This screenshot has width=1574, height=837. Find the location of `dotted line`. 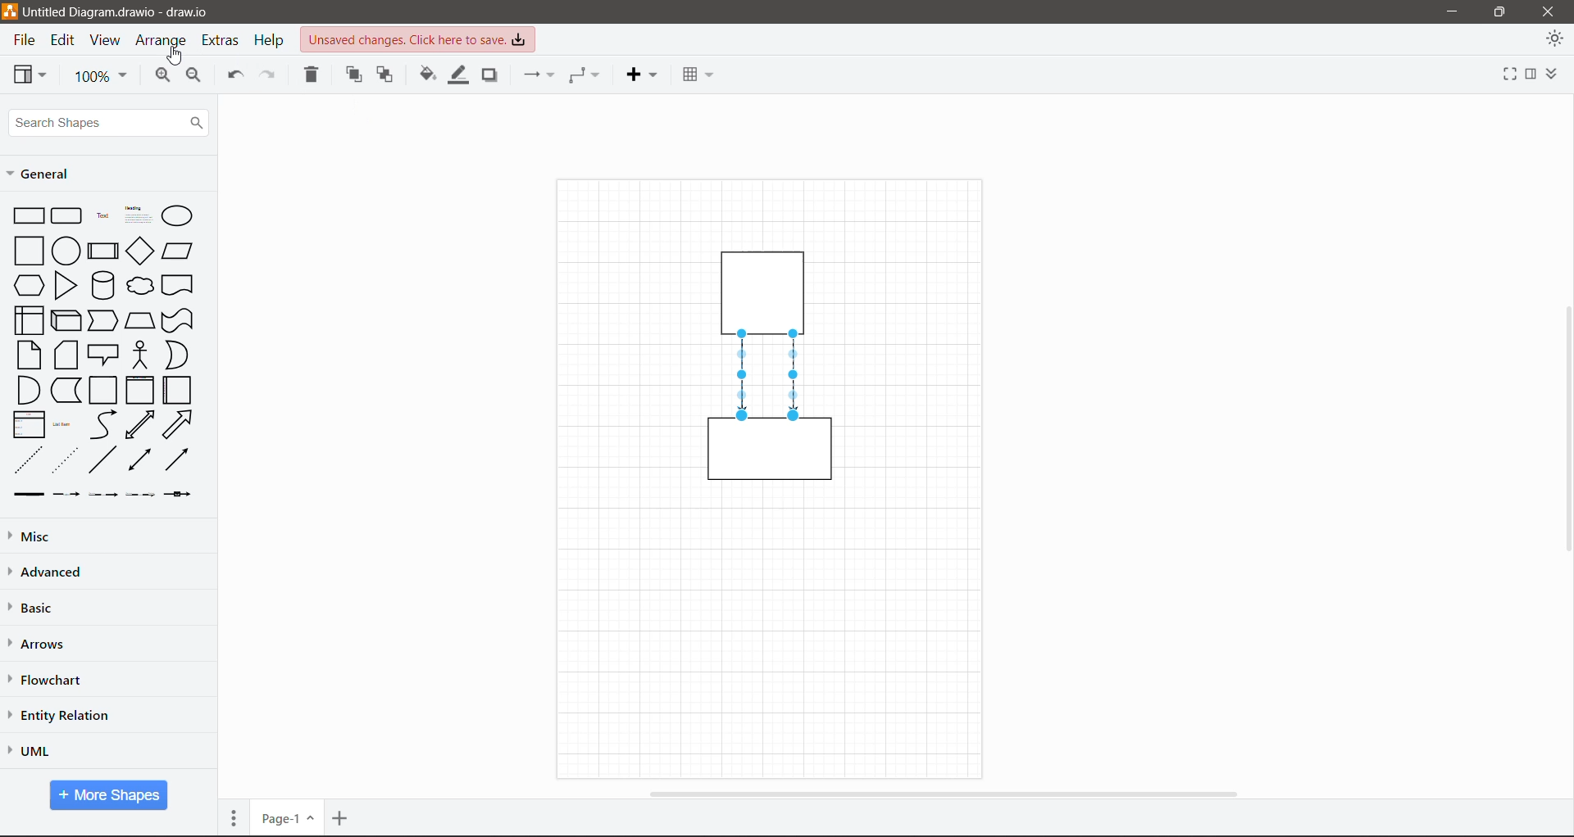

dotted line is located at coordinates (65, 459).